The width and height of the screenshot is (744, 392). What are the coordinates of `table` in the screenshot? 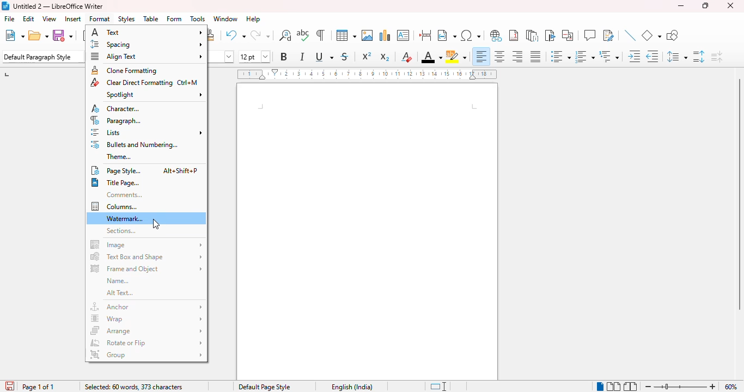 It's located at (151, 19).